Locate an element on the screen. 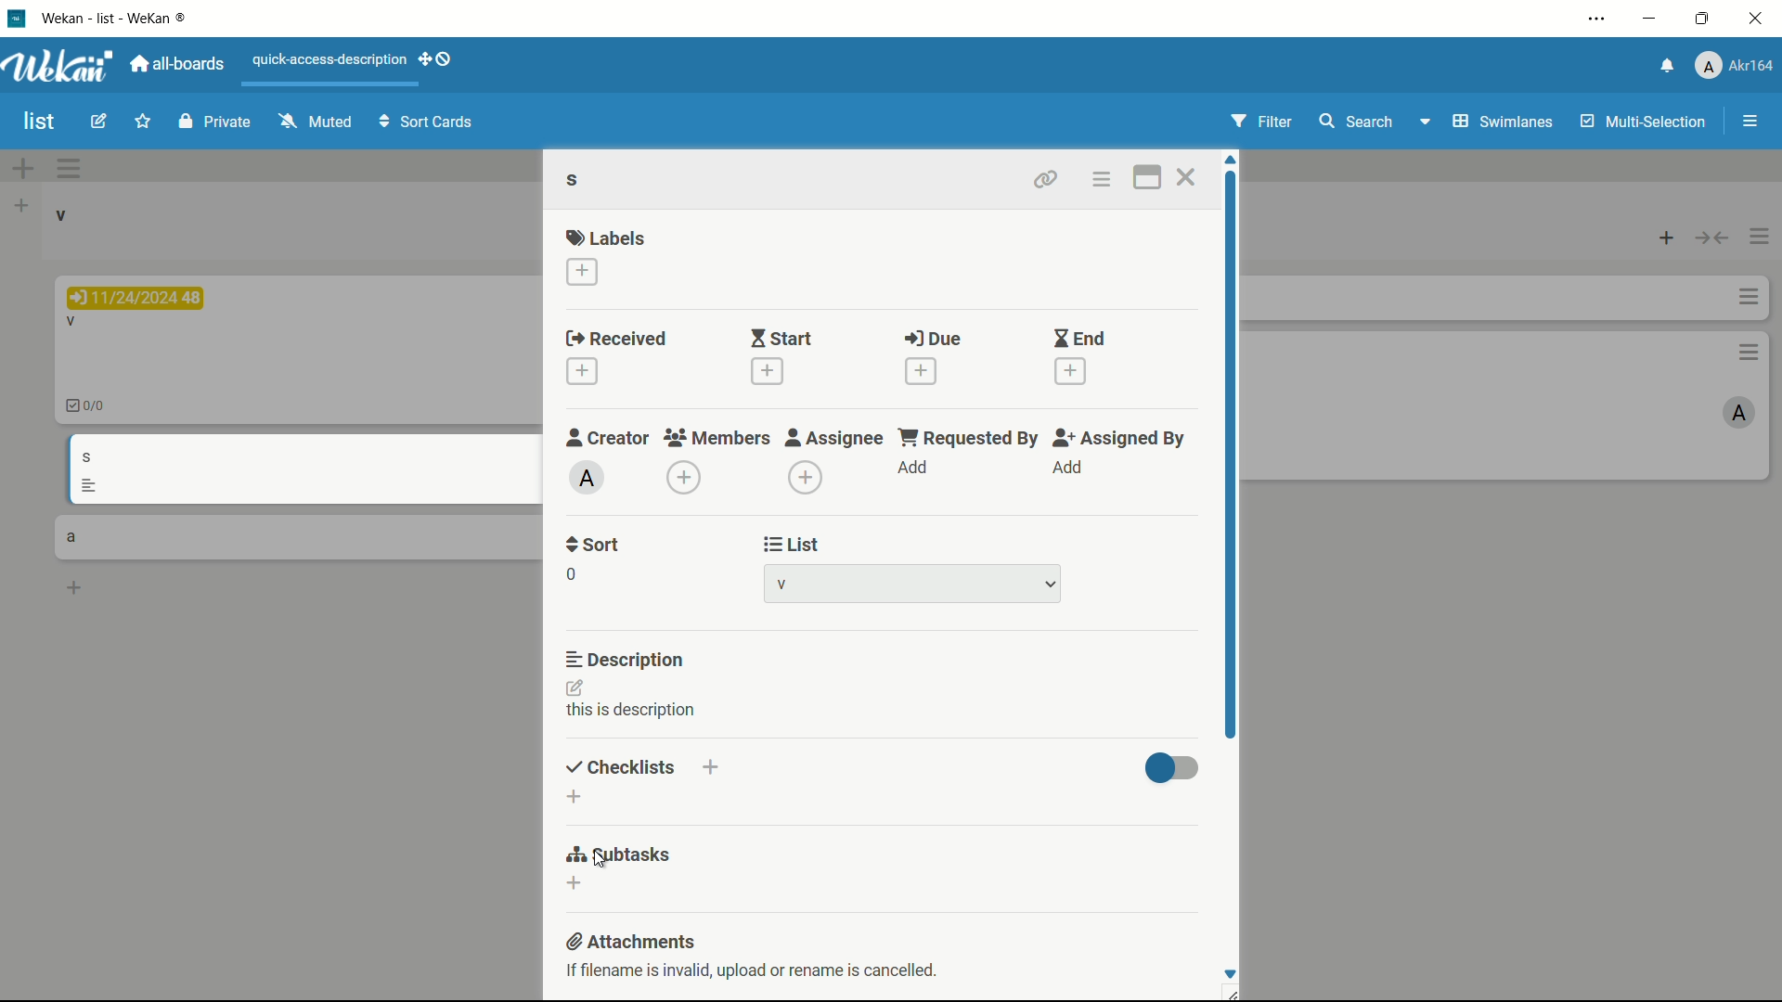  cursor is located at coordinates (599, 861).